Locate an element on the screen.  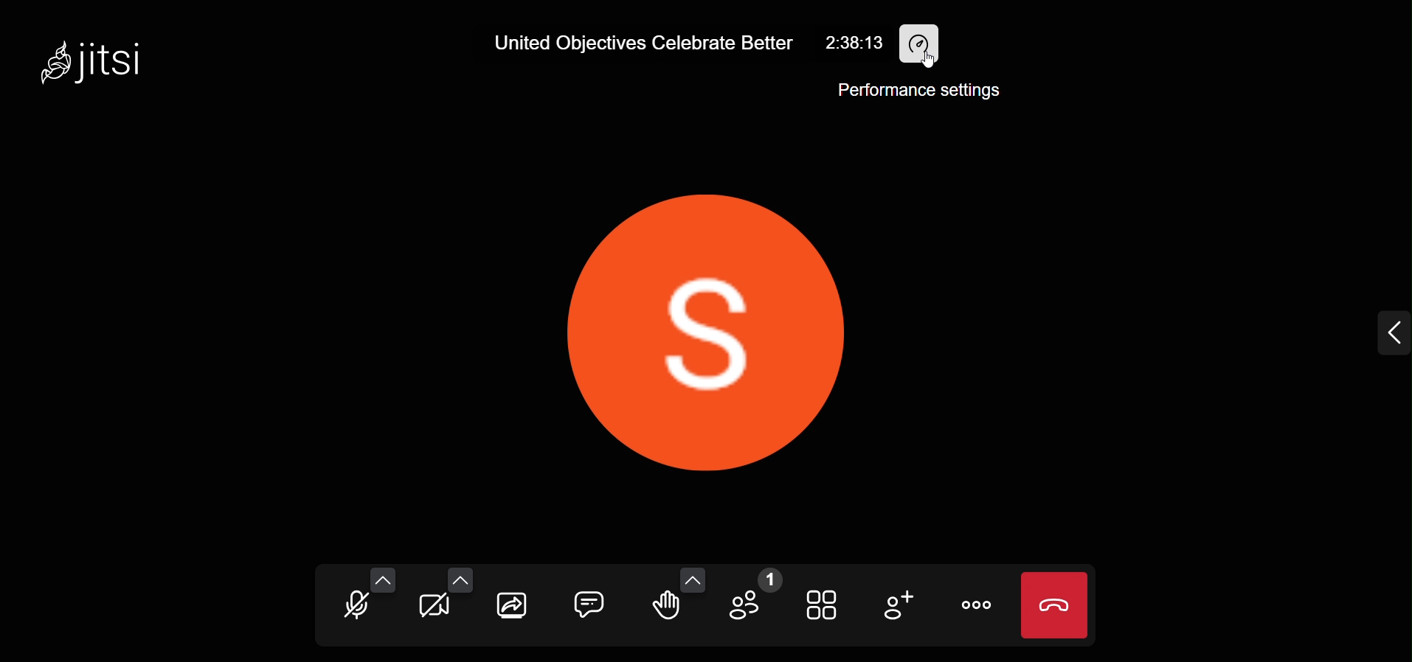
expand is located at coordinates (1389, 330).